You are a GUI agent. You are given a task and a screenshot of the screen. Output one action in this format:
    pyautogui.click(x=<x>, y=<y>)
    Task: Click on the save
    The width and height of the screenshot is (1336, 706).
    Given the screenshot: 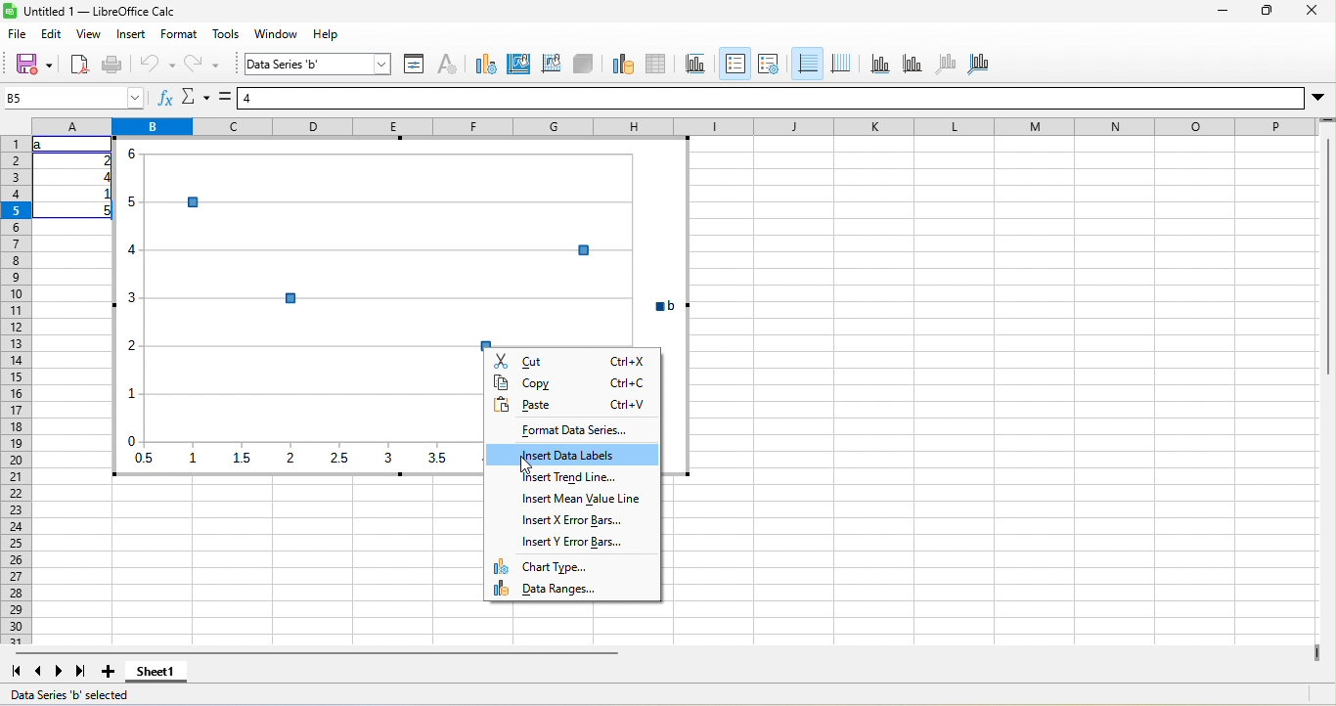 What is the action you would take?
    pyautogui.click(x=33, y=65)
    